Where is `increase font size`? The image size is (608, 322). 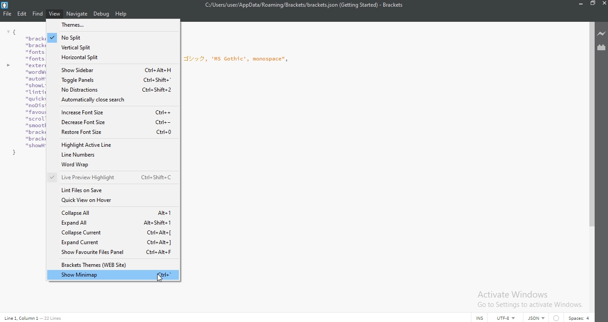 increase font size is located at coordinates (112, 112).